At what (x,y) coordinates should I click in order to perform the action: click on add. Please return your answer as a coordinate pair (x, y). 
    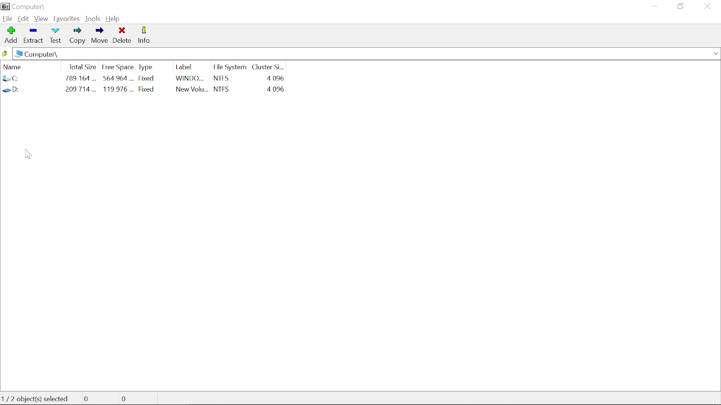
    Looking at the image, I should click on (10, 34).